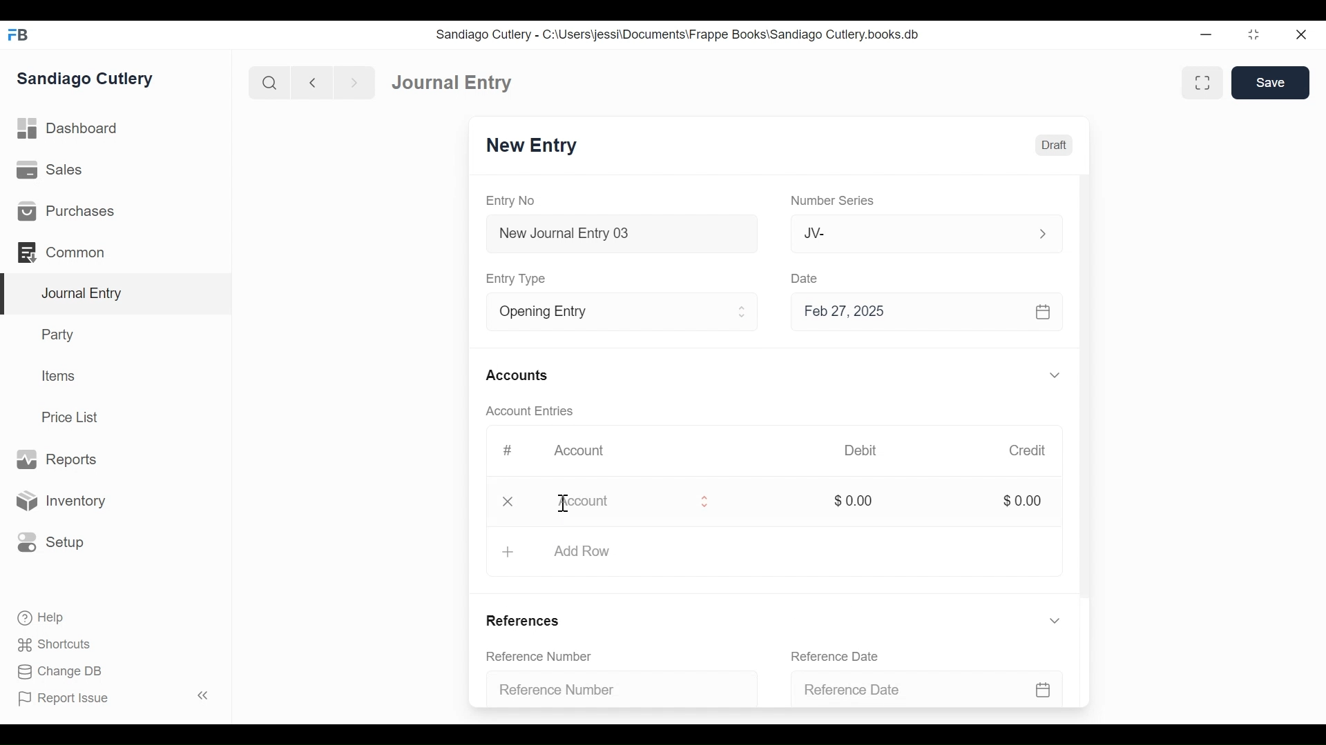 The width and height of the screenshot is (1326, 745). Describe the element at coordinates (539, 657) in the screenshot. I see `Reference Number` at that location.